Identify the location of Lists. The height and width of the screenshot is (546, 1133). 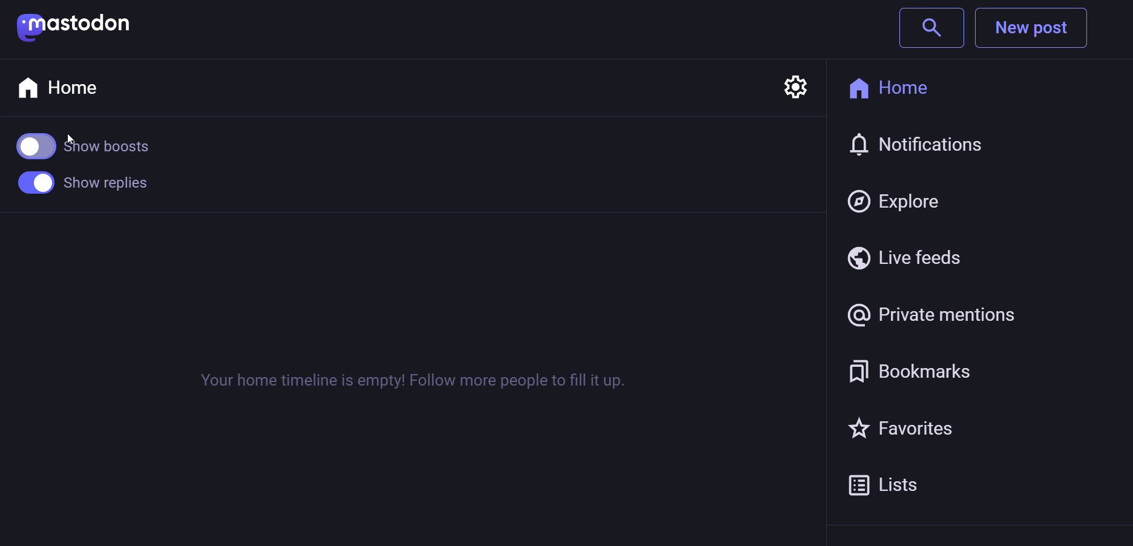
(911, 485).